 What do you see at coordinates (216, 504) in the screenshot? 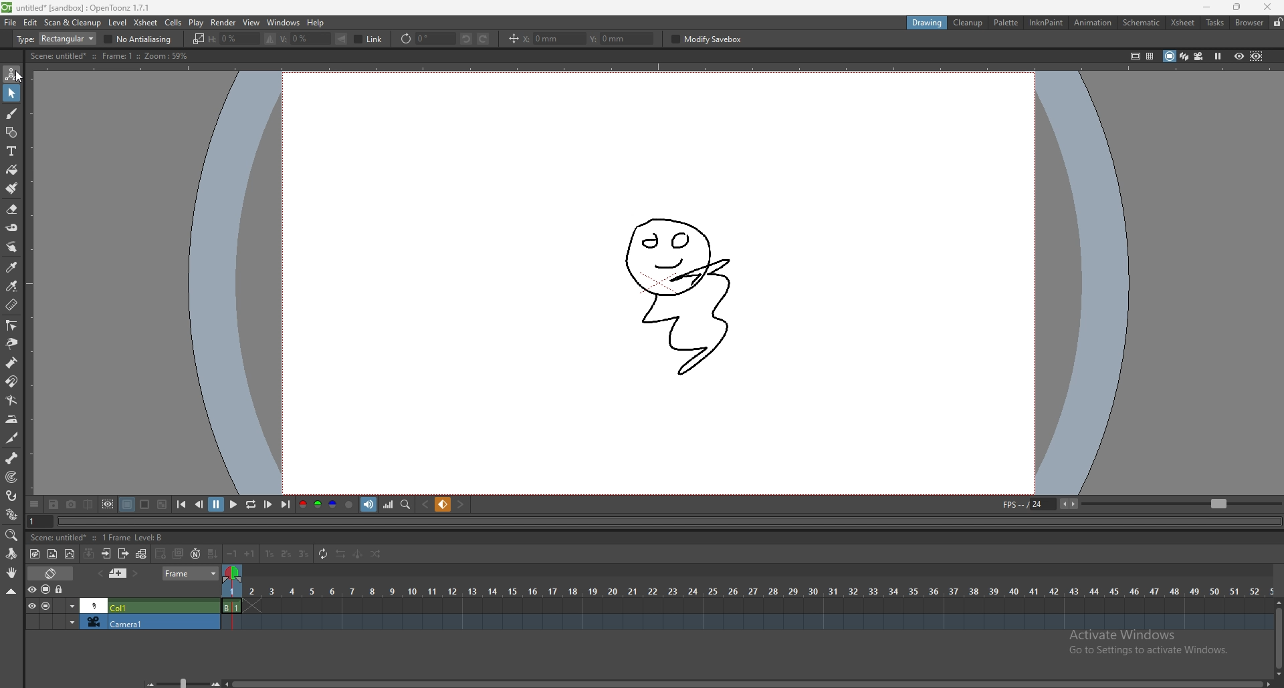
I see `pause` at bounding box center [216, 504].